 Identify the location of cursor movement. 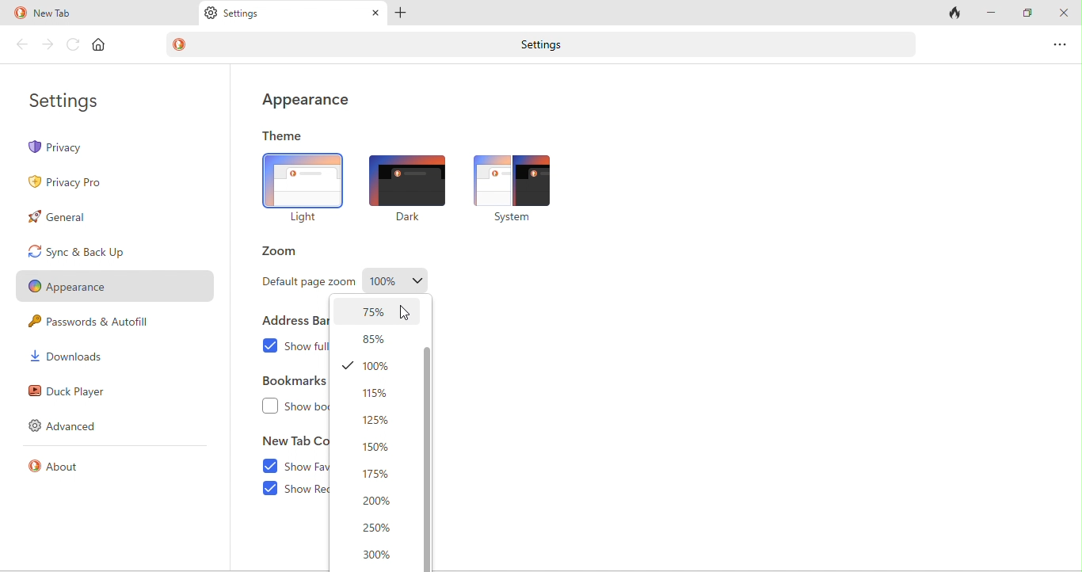
(404, 312).